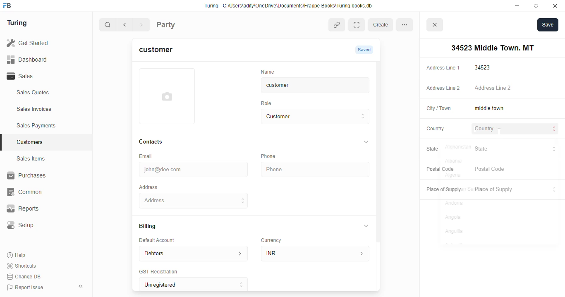  I want to click on Expand, so click(358, 25).